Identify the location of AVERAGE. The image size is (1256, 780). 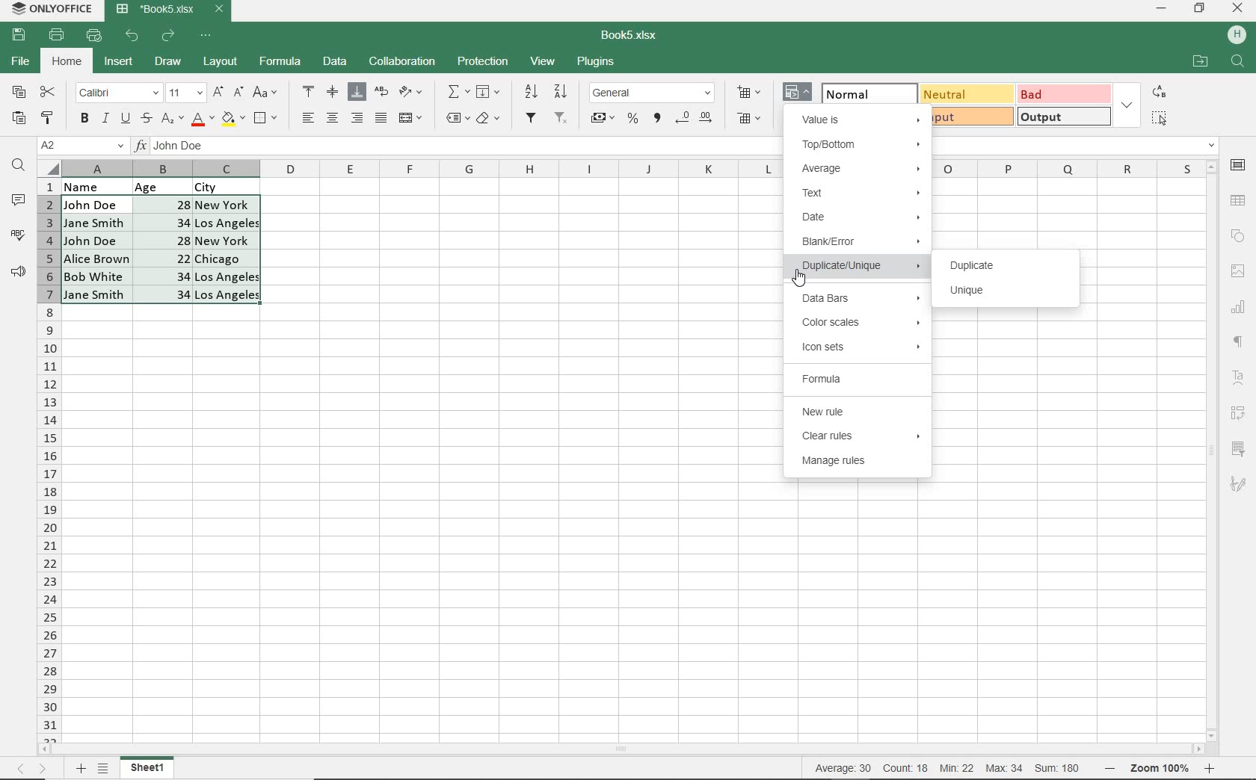
(862, 167).